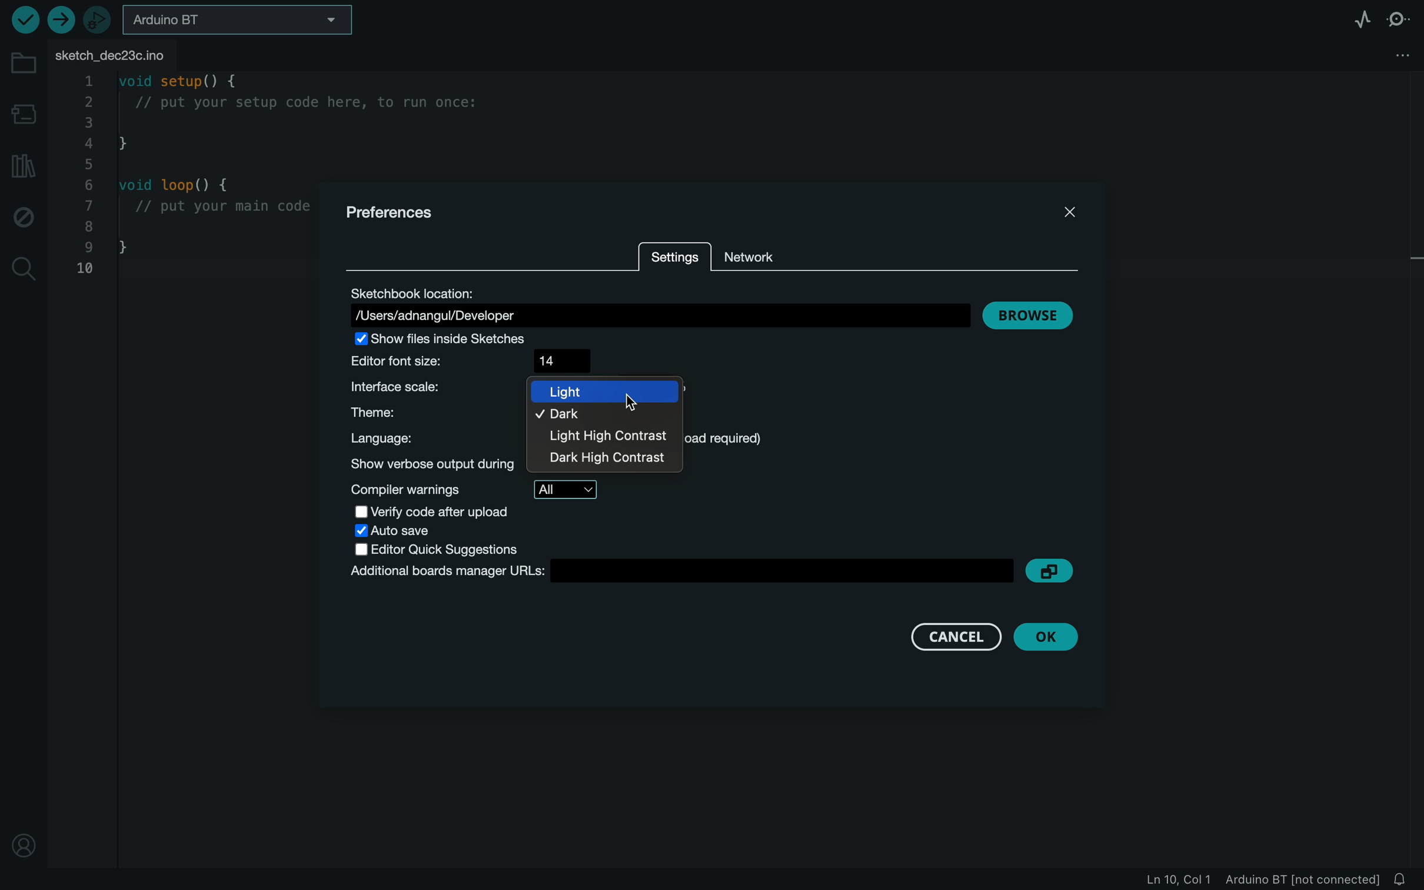 This screenshot has width=1424, height=890. I want to click on light, so click(605, 390).